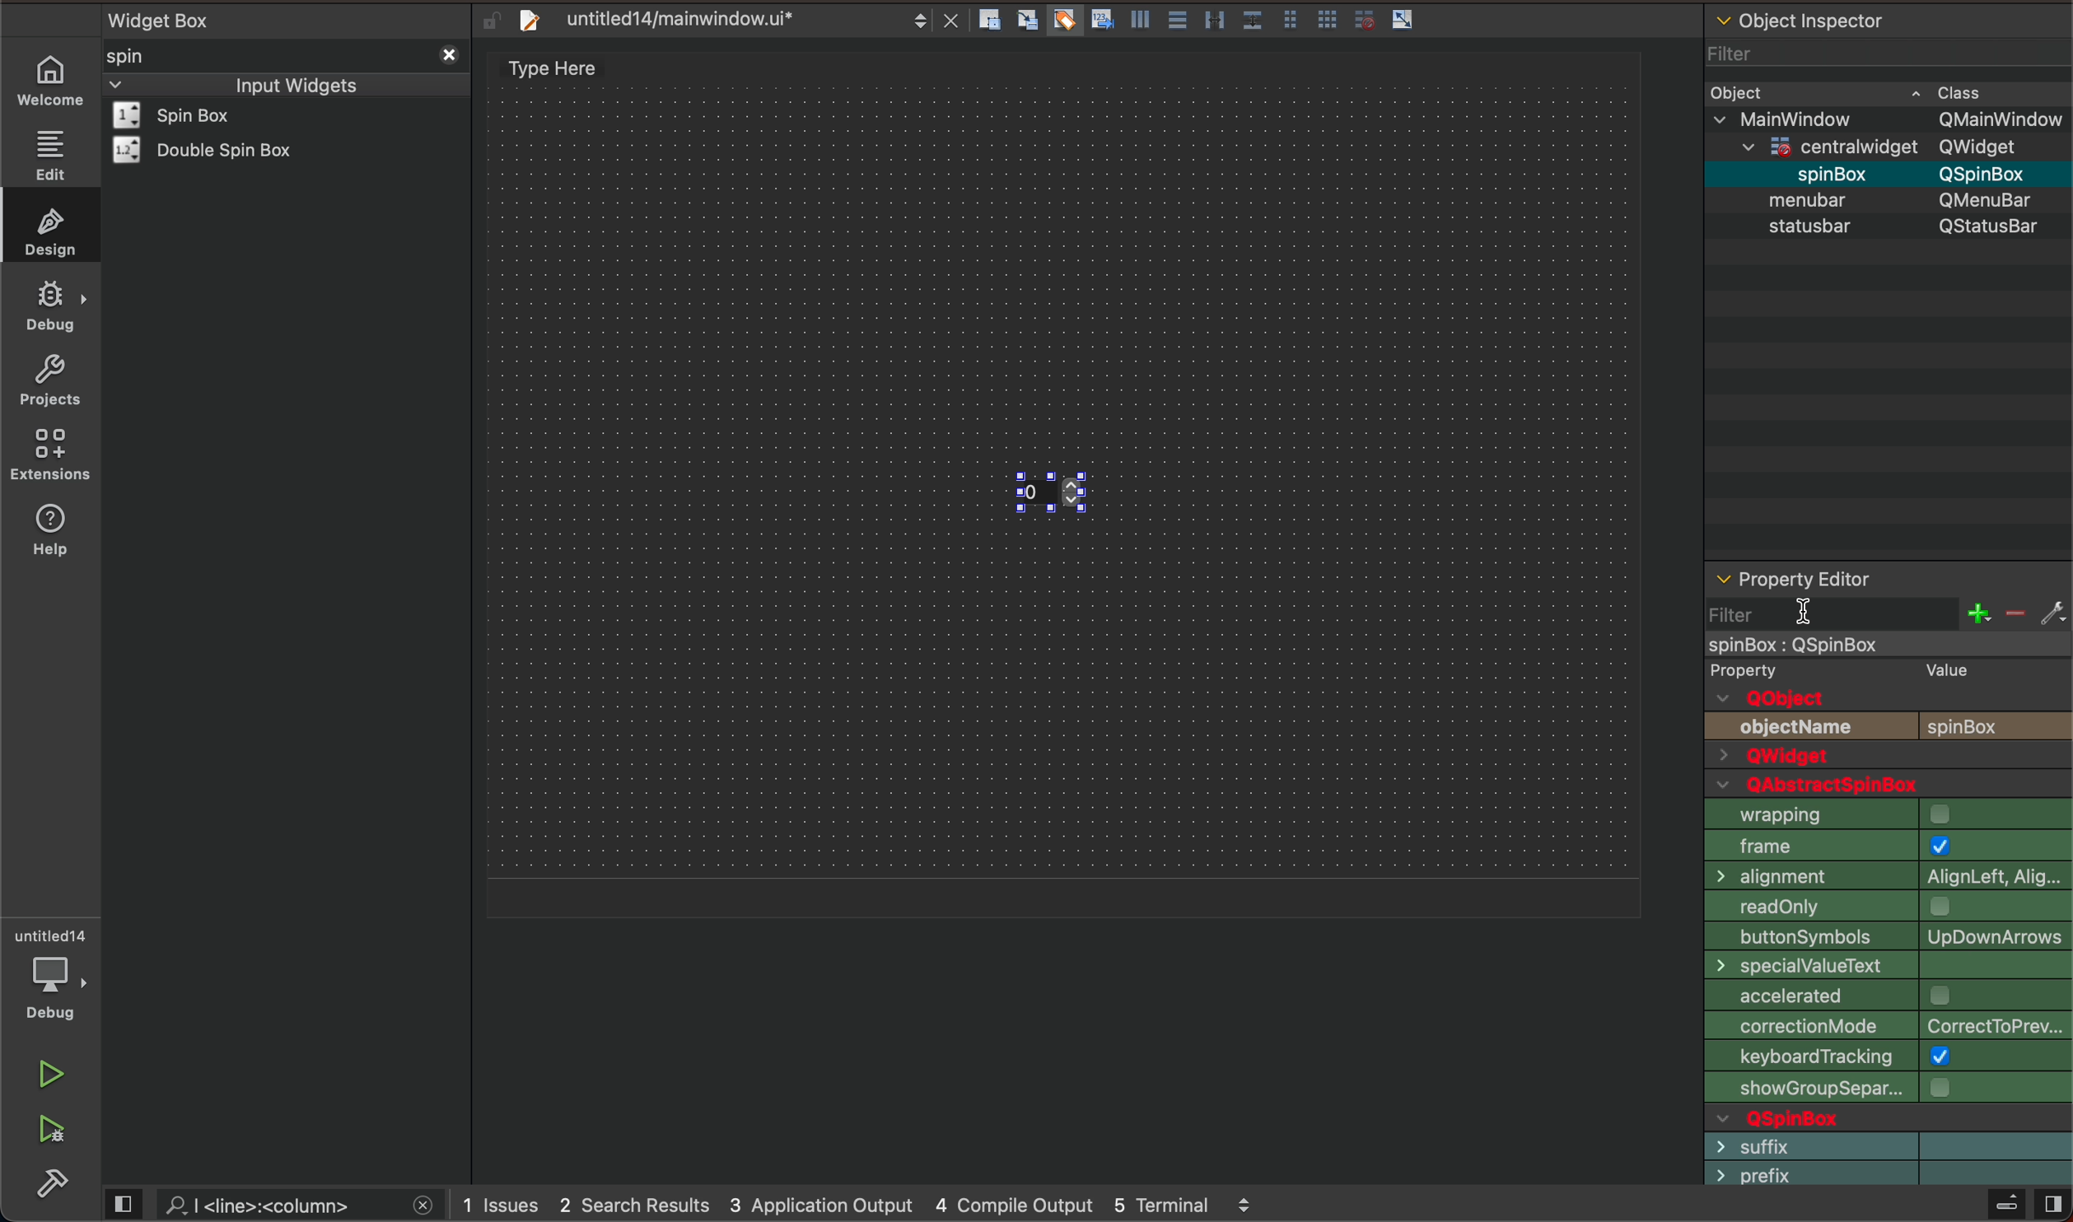  What do you see at coordinates (49, 380) in the screenshot?
I see `projects` at bounding box center [49, 380].